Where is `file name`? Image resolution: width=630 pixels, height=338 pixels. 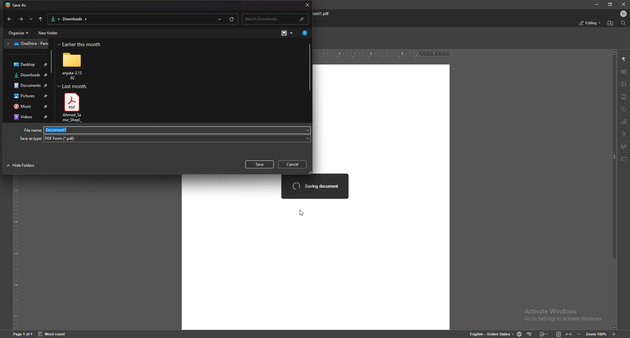
file name is located at coordinates (166, 130).